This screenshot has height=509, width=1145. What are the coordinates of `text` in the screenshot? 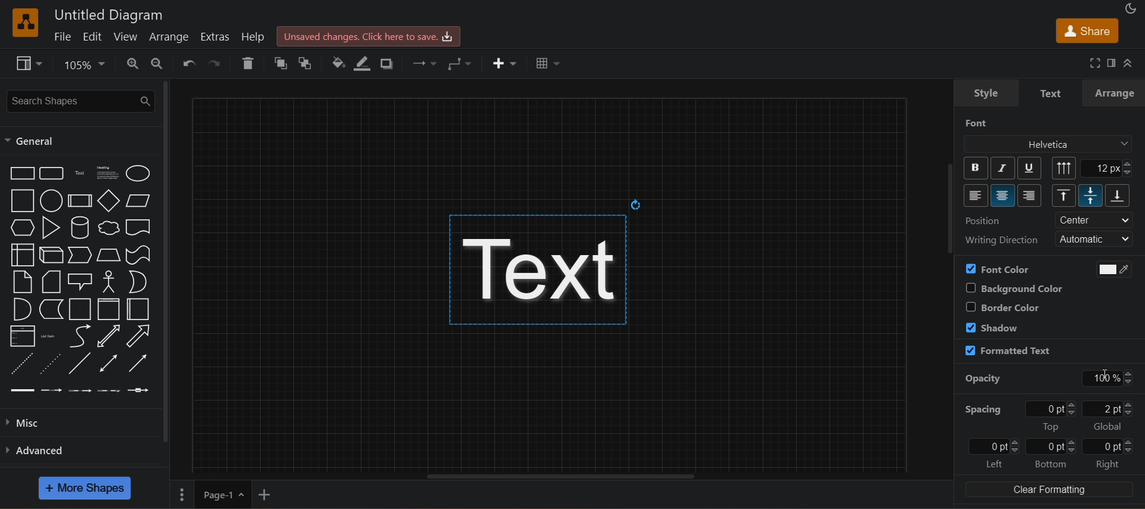 It's located at (82, 173).